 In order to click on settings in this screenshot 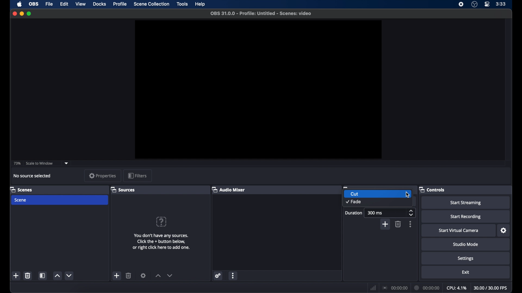, I will do `click(143, 275)`.